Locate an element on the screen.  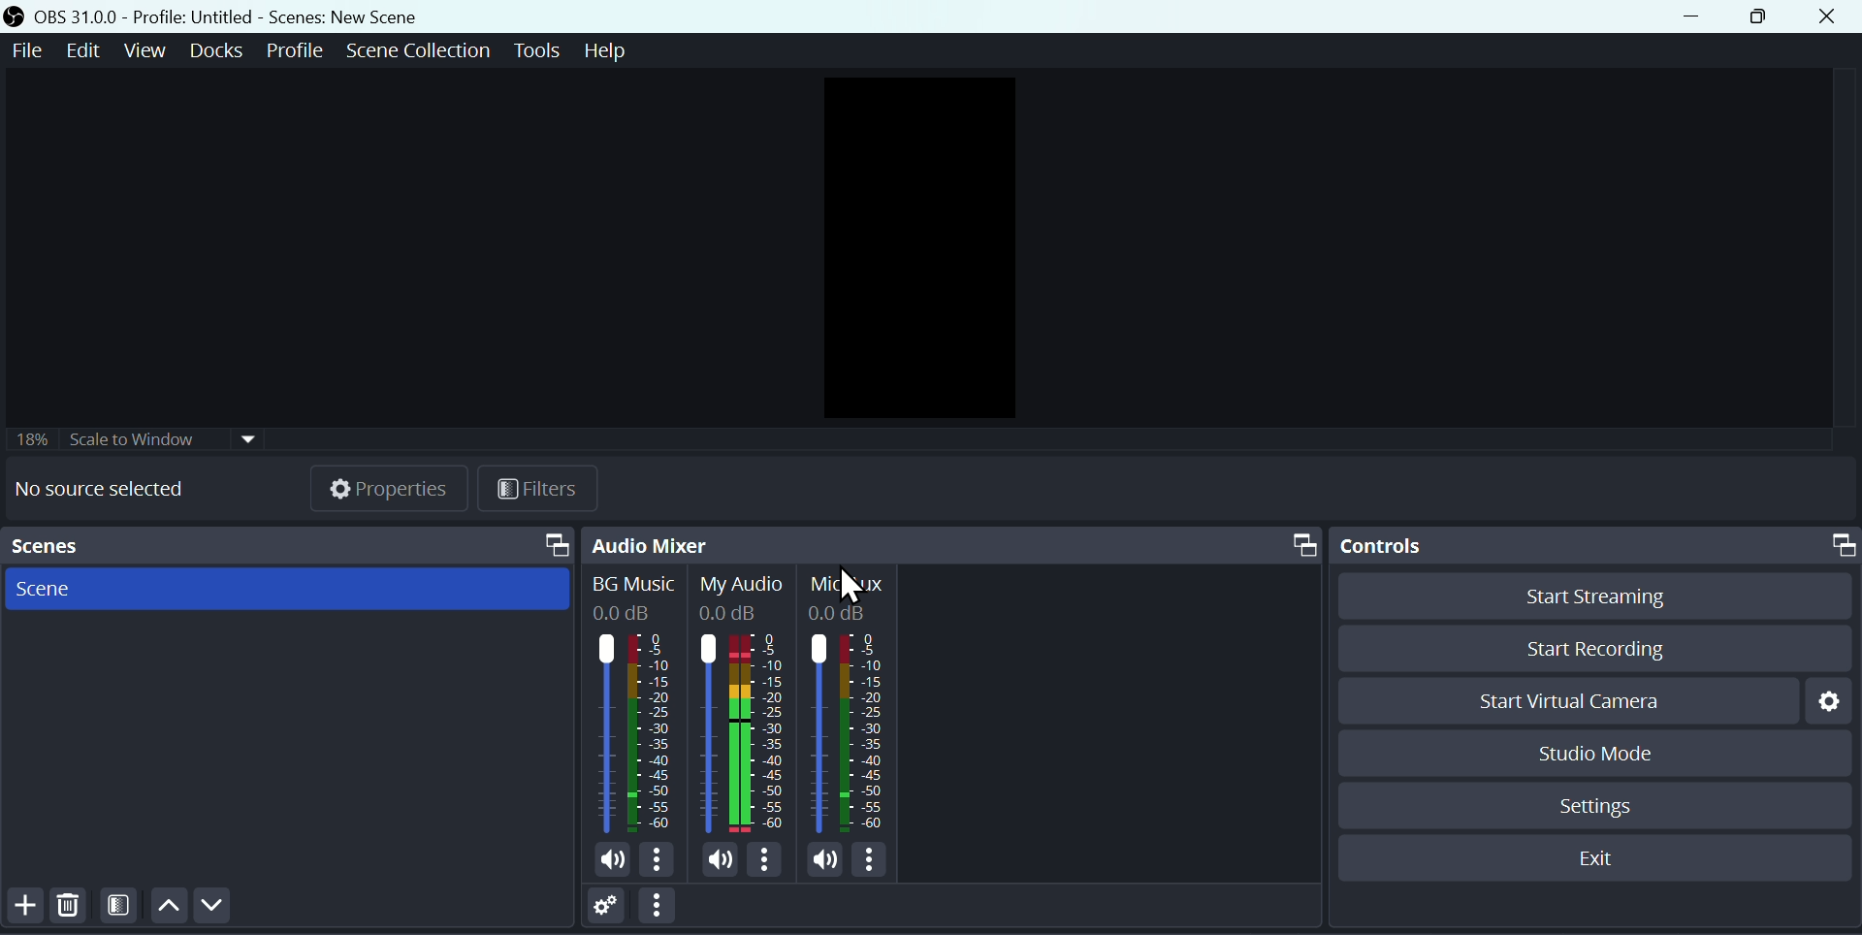
help is located at coordinates (604, 53).